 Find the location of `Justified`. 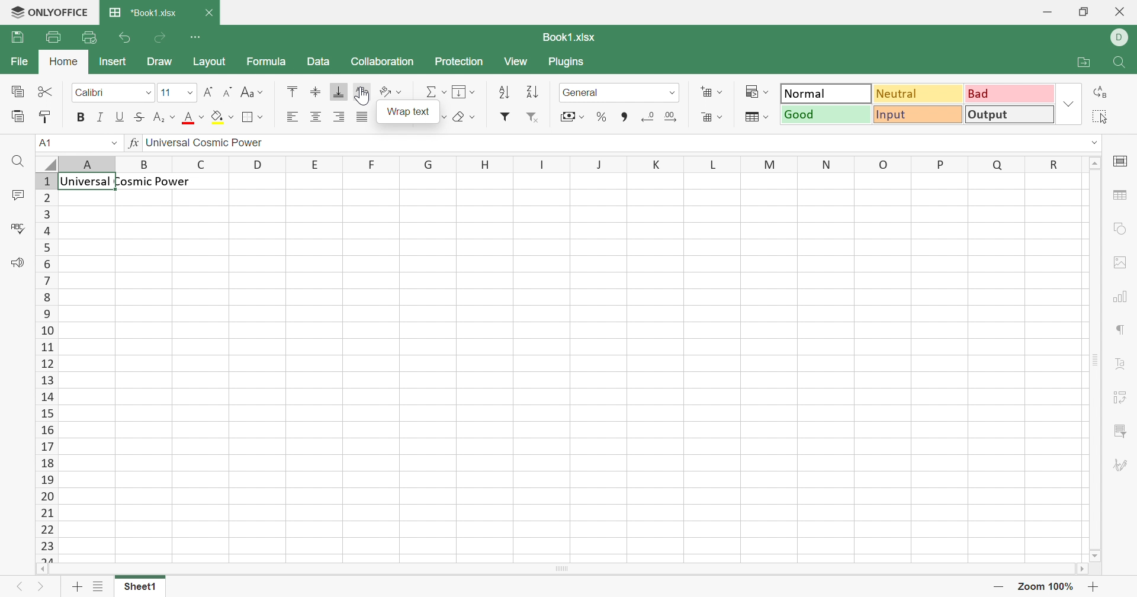

Justified is located at coordinates (365, 117).